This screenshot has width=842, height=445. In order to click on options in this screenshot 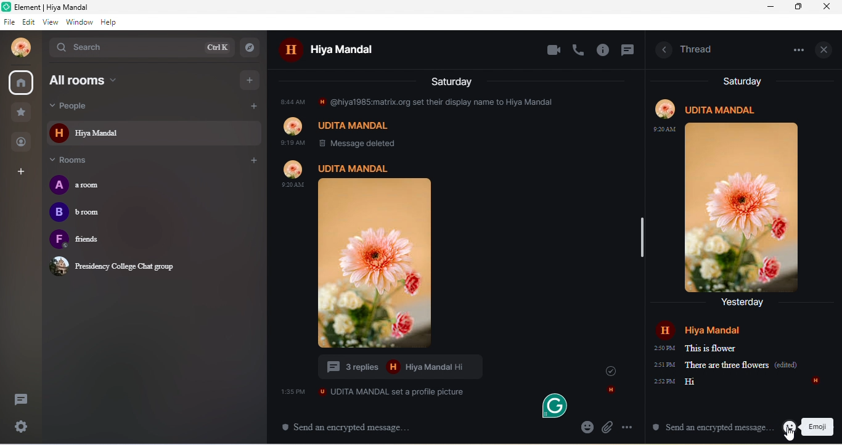, I will do `click(629, 426)`.